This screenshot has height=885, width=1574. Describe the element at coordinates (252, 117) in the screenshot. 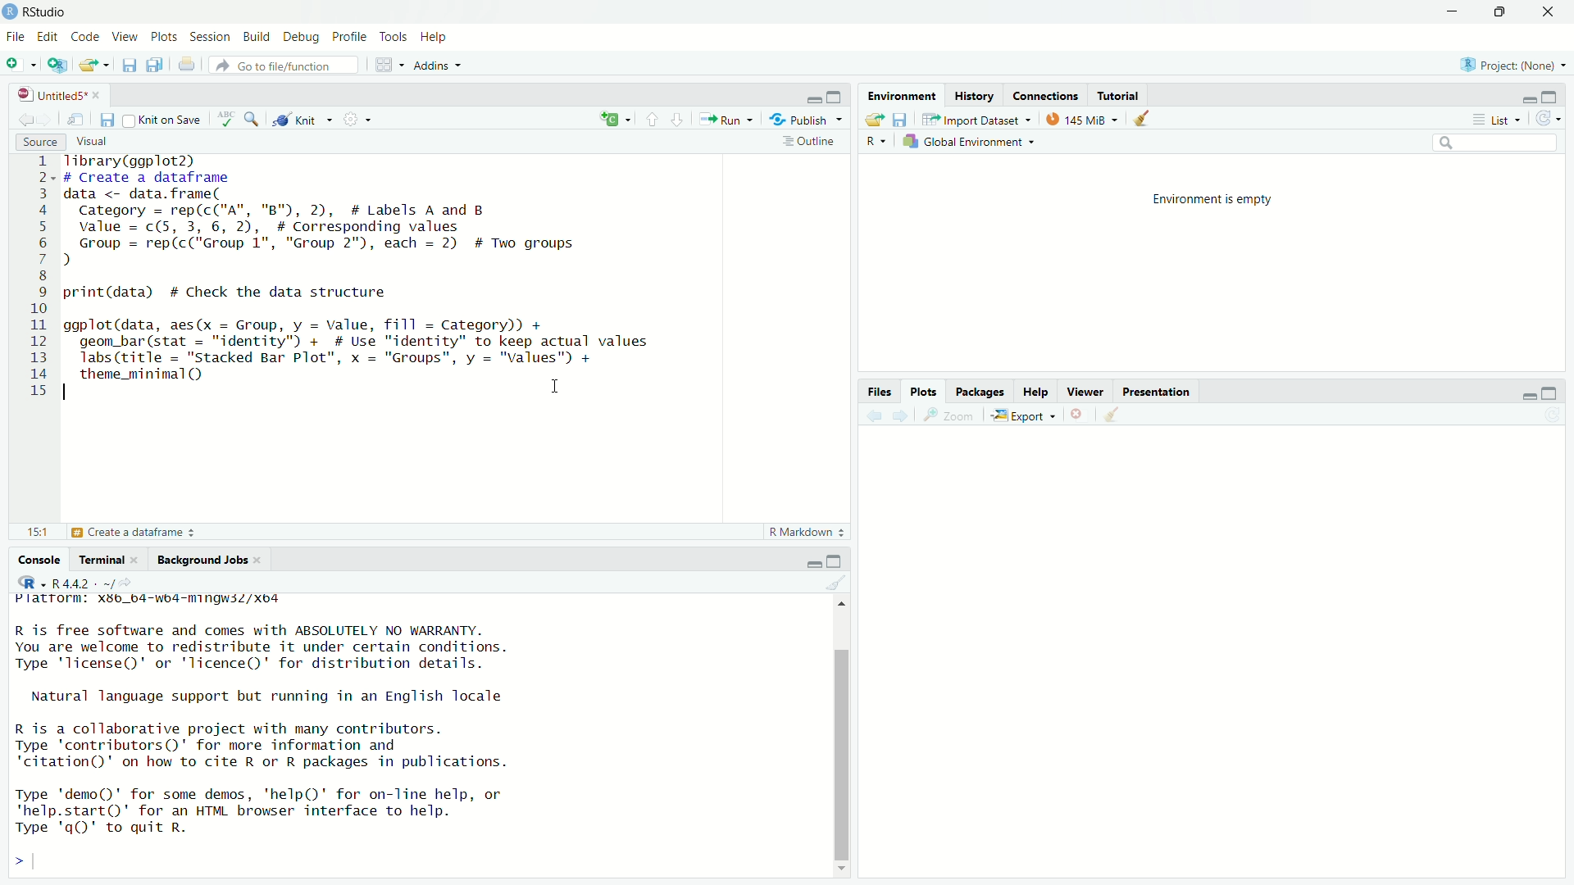

I see `Find/Replace` at that location.